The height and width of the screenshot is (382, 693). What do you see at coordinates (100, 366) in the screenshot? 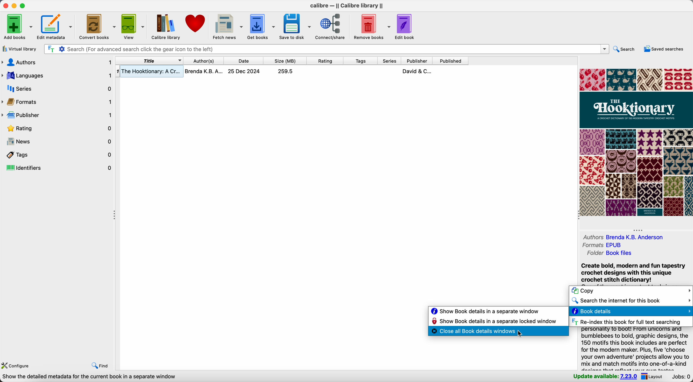
I see `find` at bounding box center [100, 366].